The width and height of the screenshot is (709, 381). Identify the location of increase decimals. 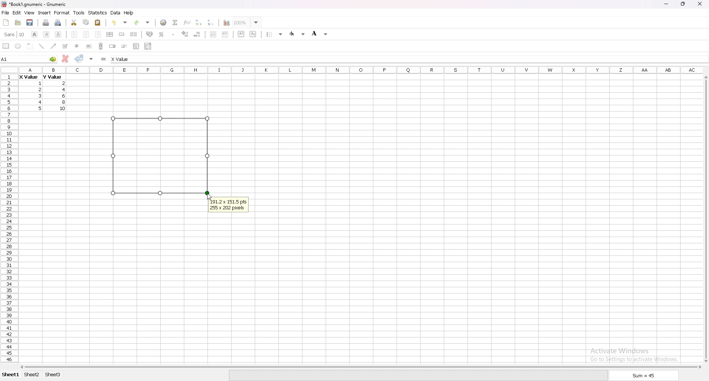
(185, 34).